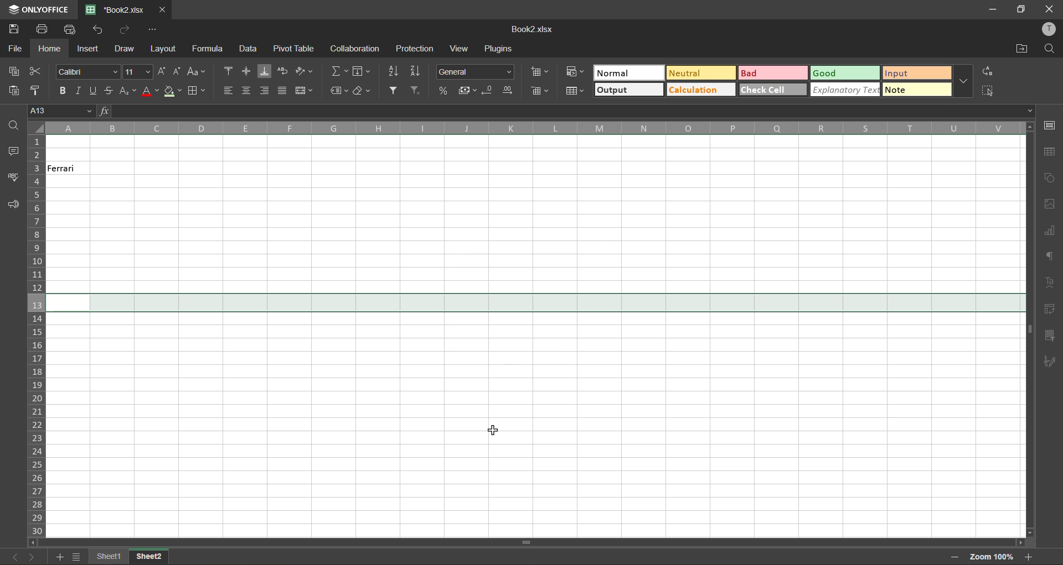 The height and width of the screenshot is (565, 1063). Describe the element at coordinates (49, 50) in the screenshot. I see `home` at that location.